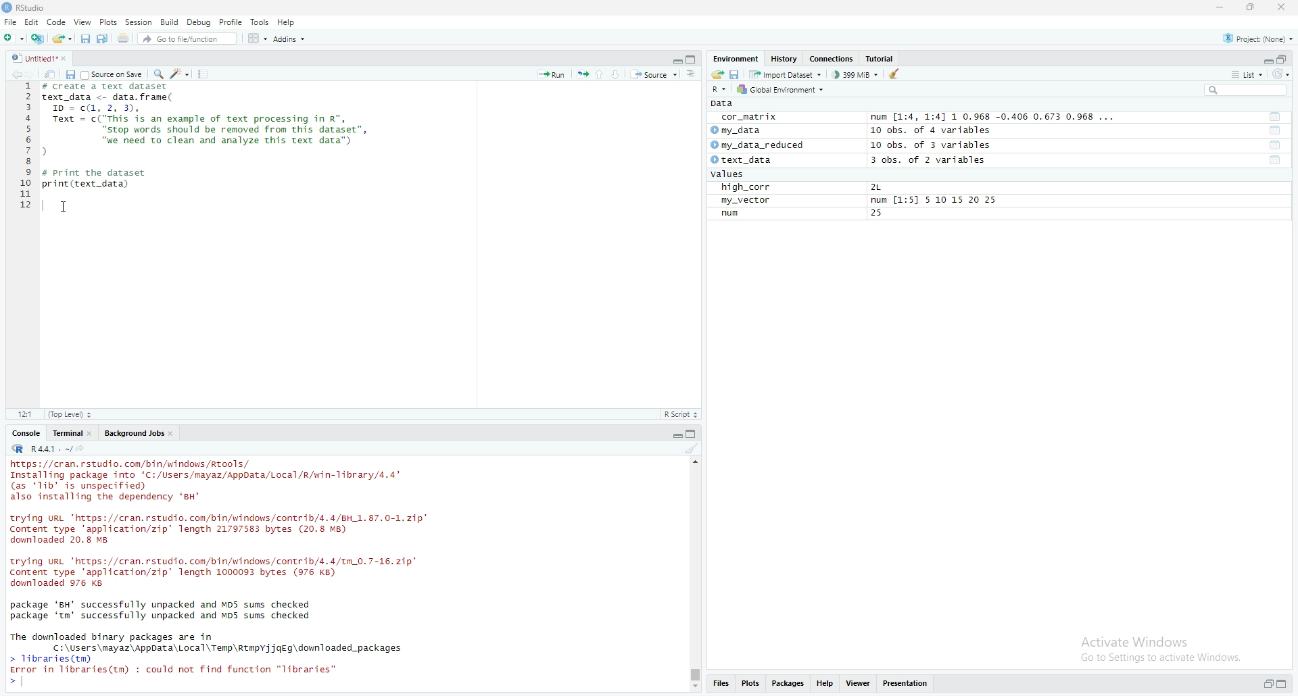  I want to click on go to previous section, so click(601, 73).